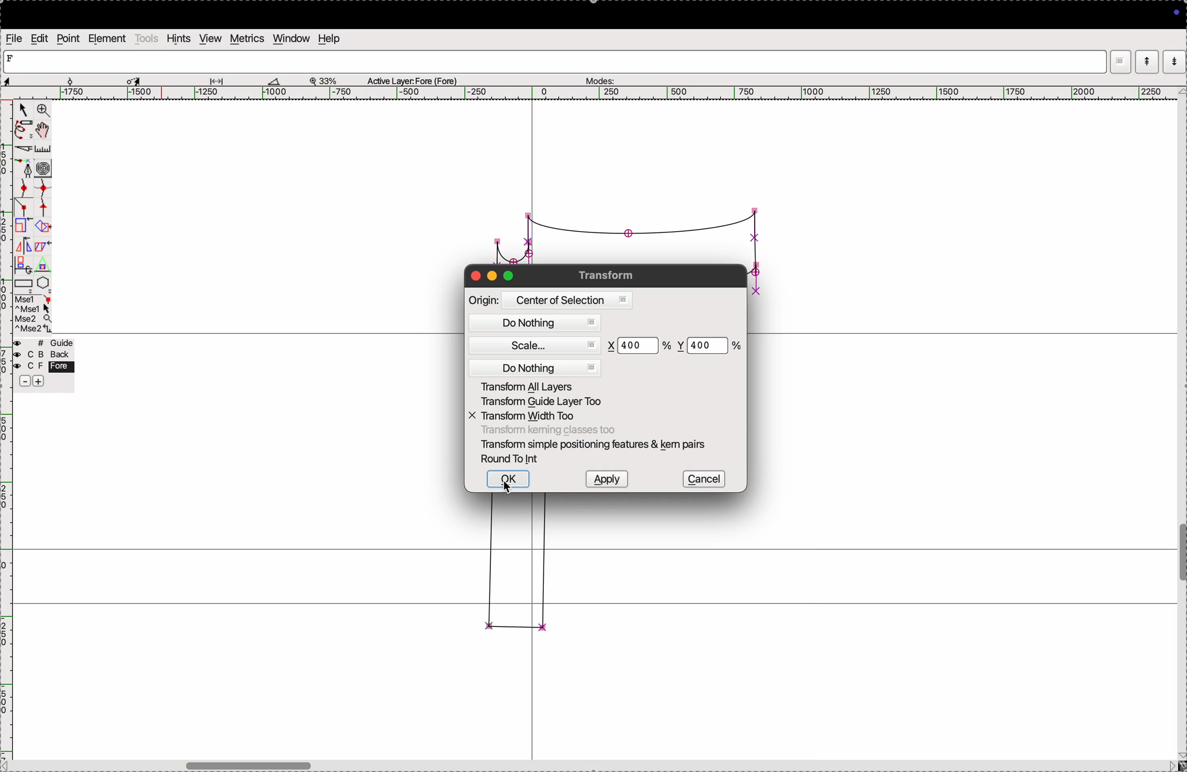 The height and width of the screenshot is (772, 1187). Describe the element at coordinates (220, 81) in the screenshot. I see `glide` at that location.